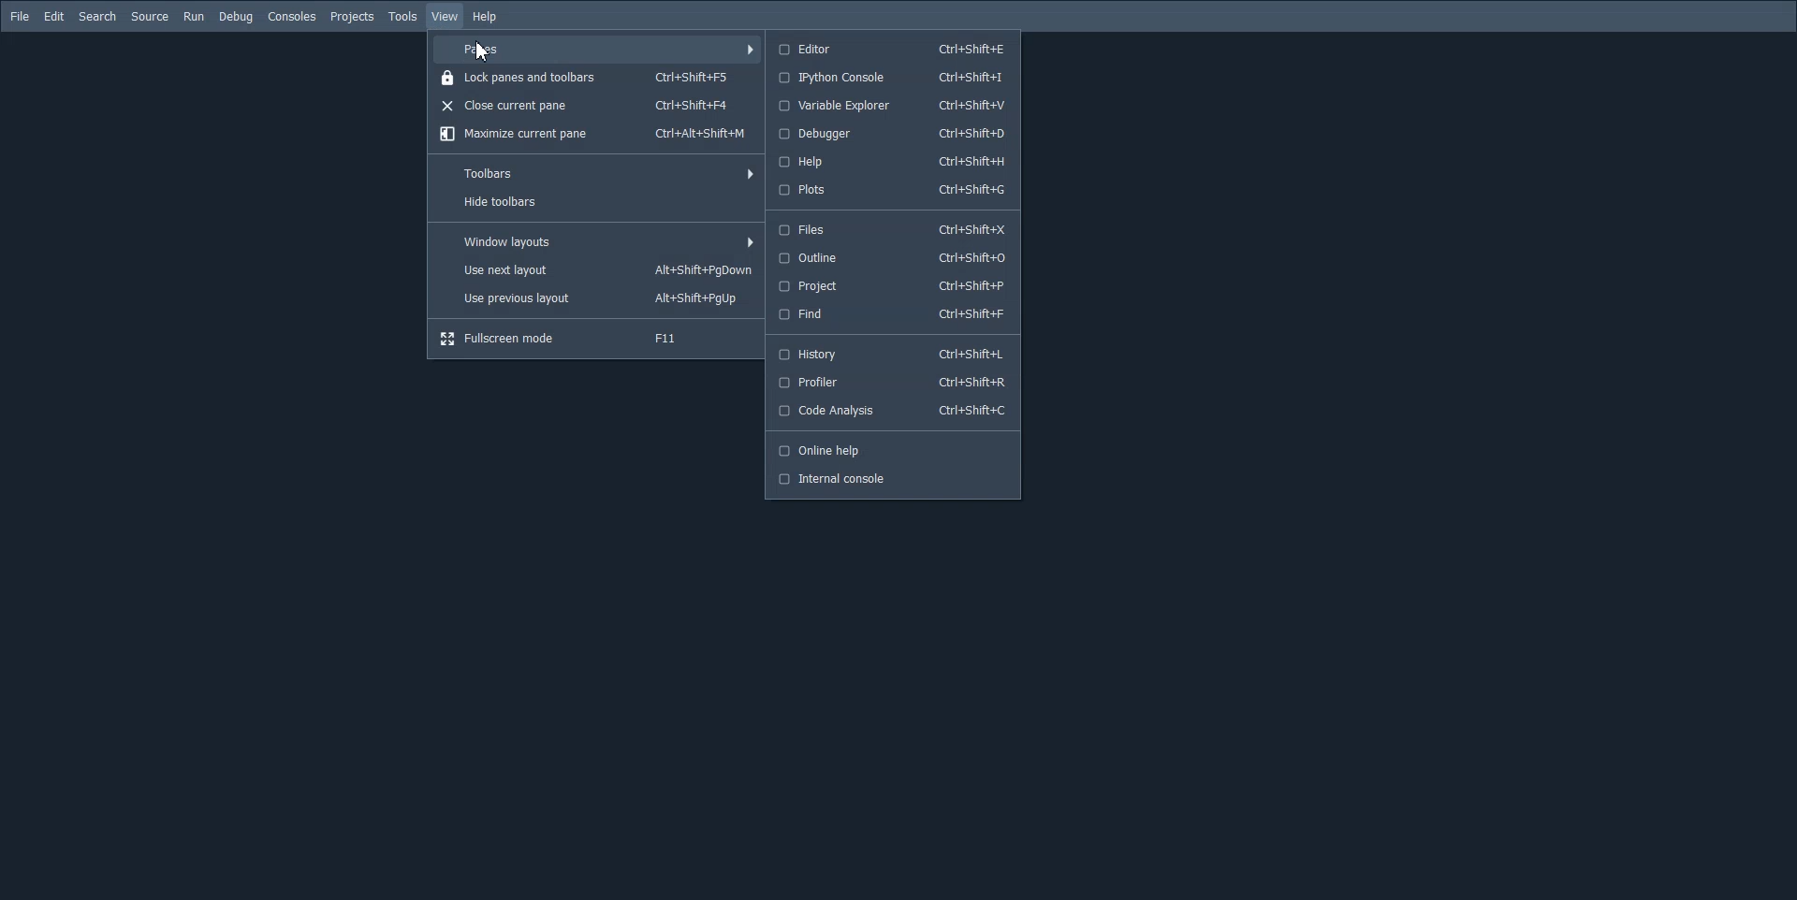 This screenshot has width=1797, height=900. I want to click on Online help, so click(896, 450).